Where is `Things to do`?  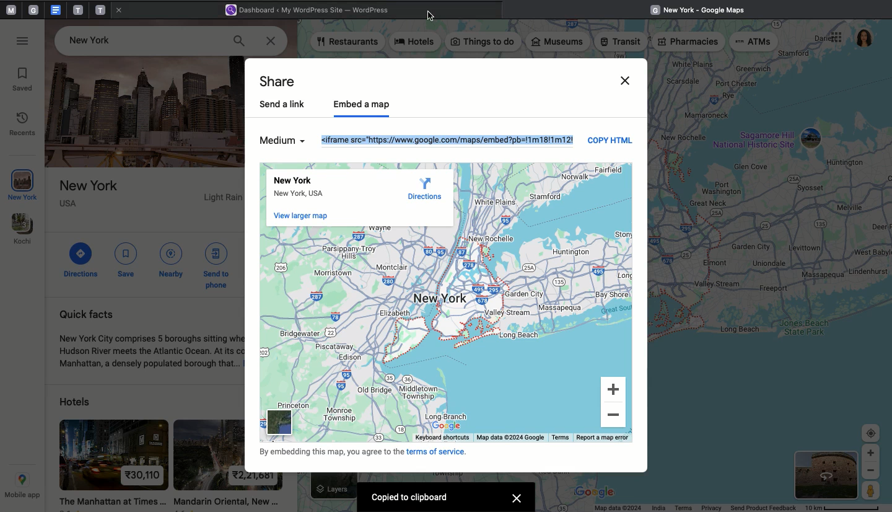
Things to do is located at coordinates (483, 42).